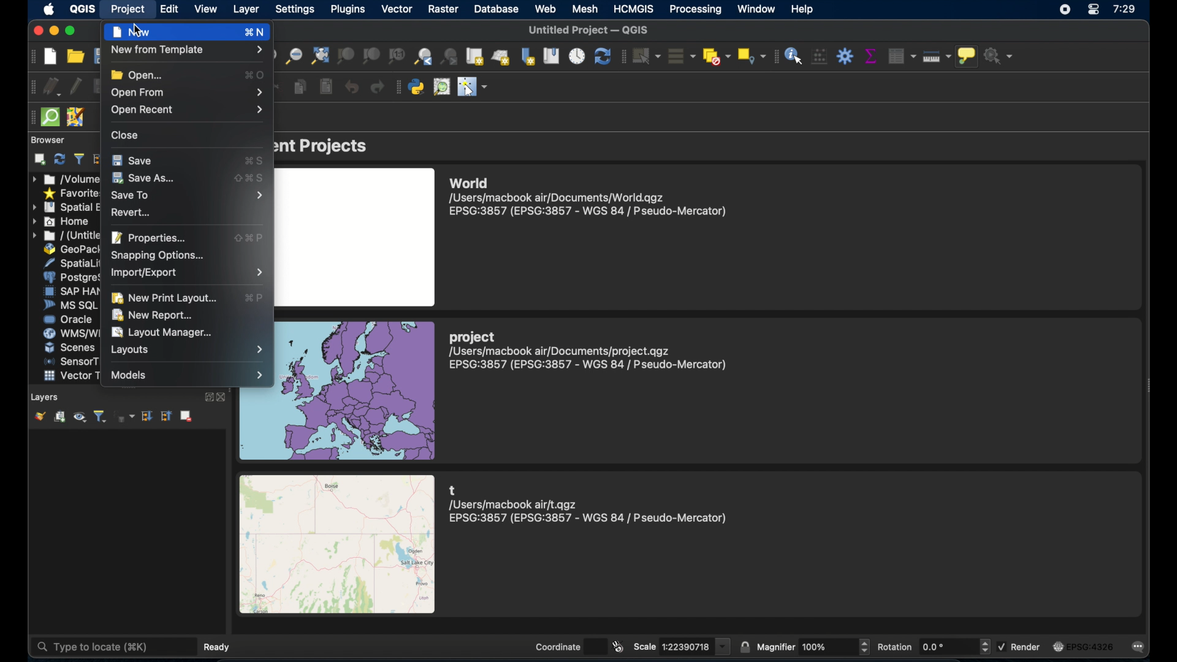 The width and height of the screenshot is (1177, 662). I want to click on identify features, so click(796, 57).